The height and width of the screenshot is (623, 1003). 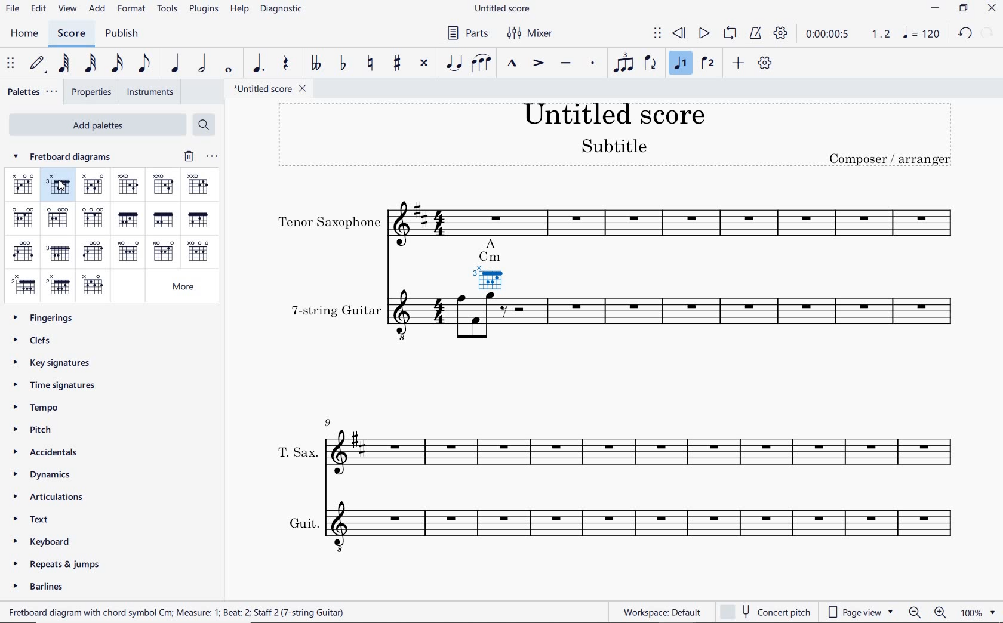 I want to click on INSTRUMENT: GUIT, so click(x=619, y=516).